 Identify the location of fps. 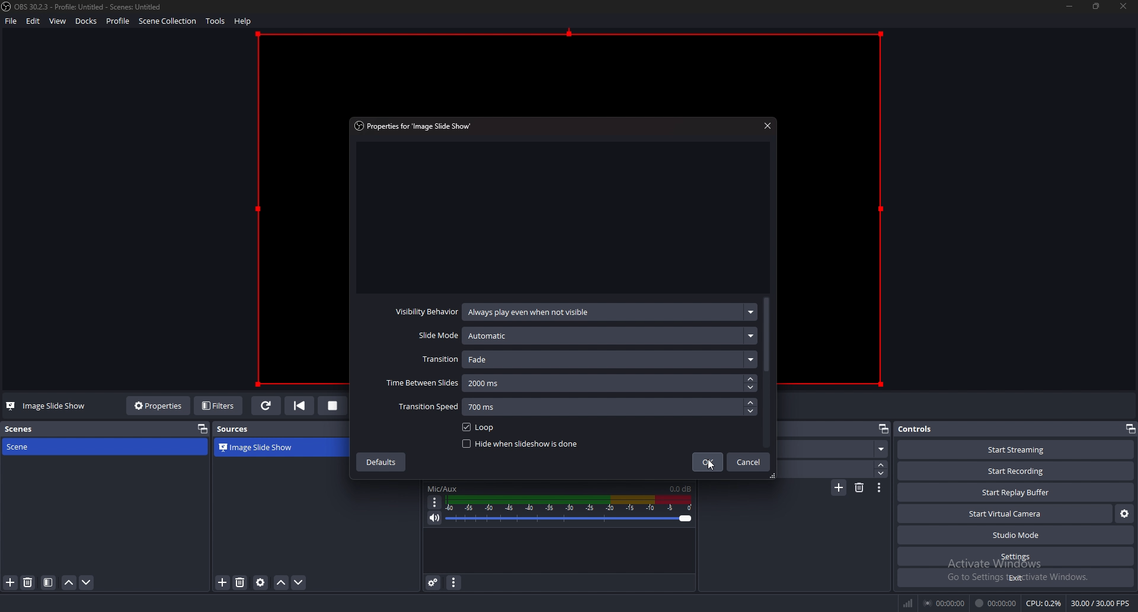
(1102, 604).